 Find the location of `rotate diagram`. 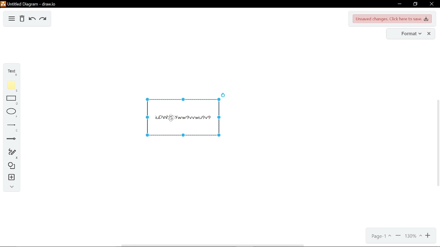

rotate diagram is located at coordinates (224, 95).